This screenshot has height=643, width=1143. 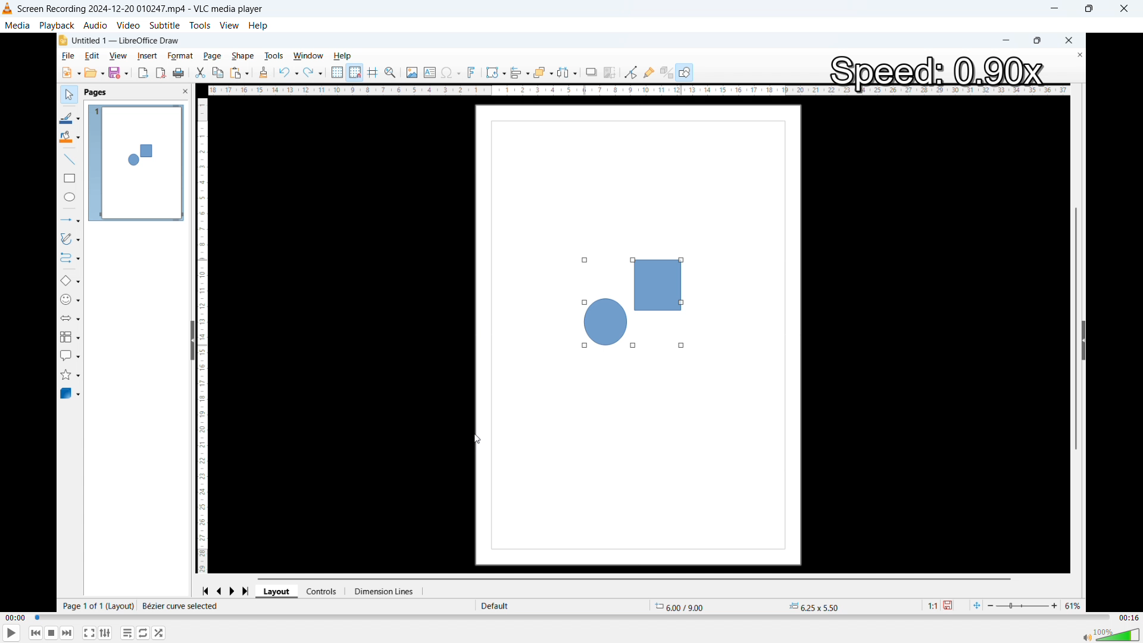 What do you see at coordinates (96, 25) in the screenshot?
I see `Audio ` at bounding box center [96, 25].